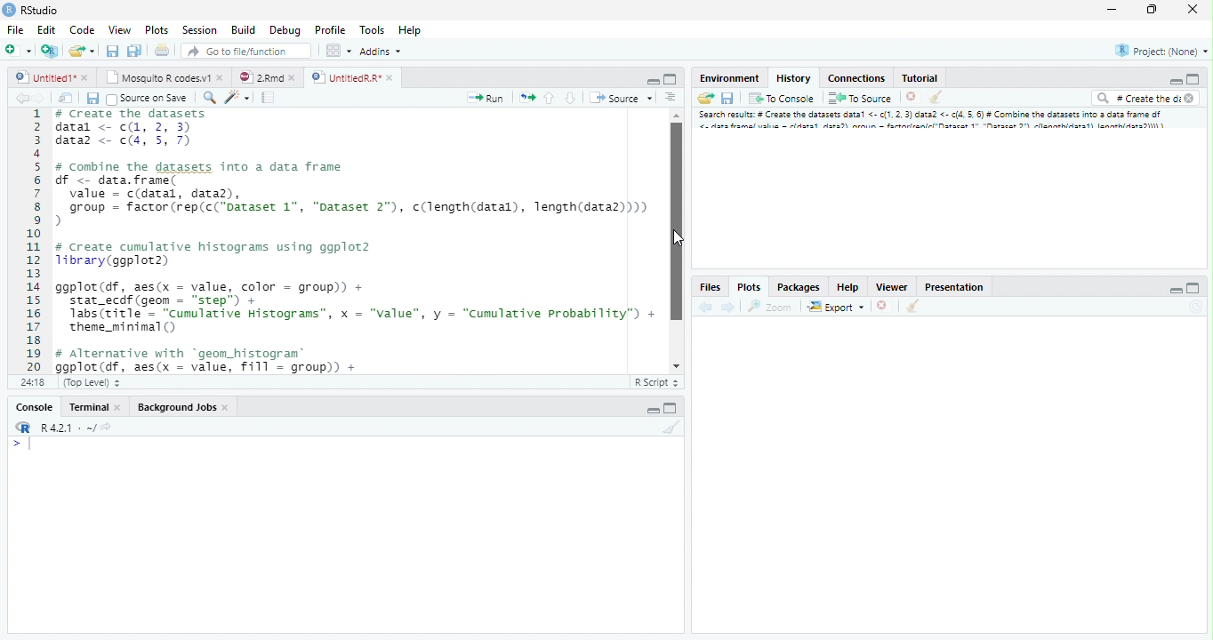 Image resolution: width=1213 pixels, height=640 pixels. Describe the element at coordinates (54, 76) in the screenshot. I see `Untitled` at that location.